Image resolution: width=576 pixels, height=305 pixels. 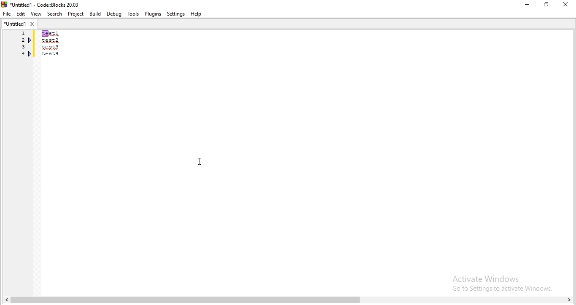 I want to click on Plugins , so click(x=154, y=13).